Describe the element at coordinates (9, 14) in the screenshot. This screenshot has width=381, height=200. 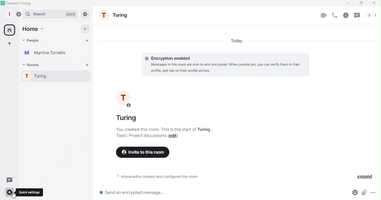
I see `Profile` at that location.